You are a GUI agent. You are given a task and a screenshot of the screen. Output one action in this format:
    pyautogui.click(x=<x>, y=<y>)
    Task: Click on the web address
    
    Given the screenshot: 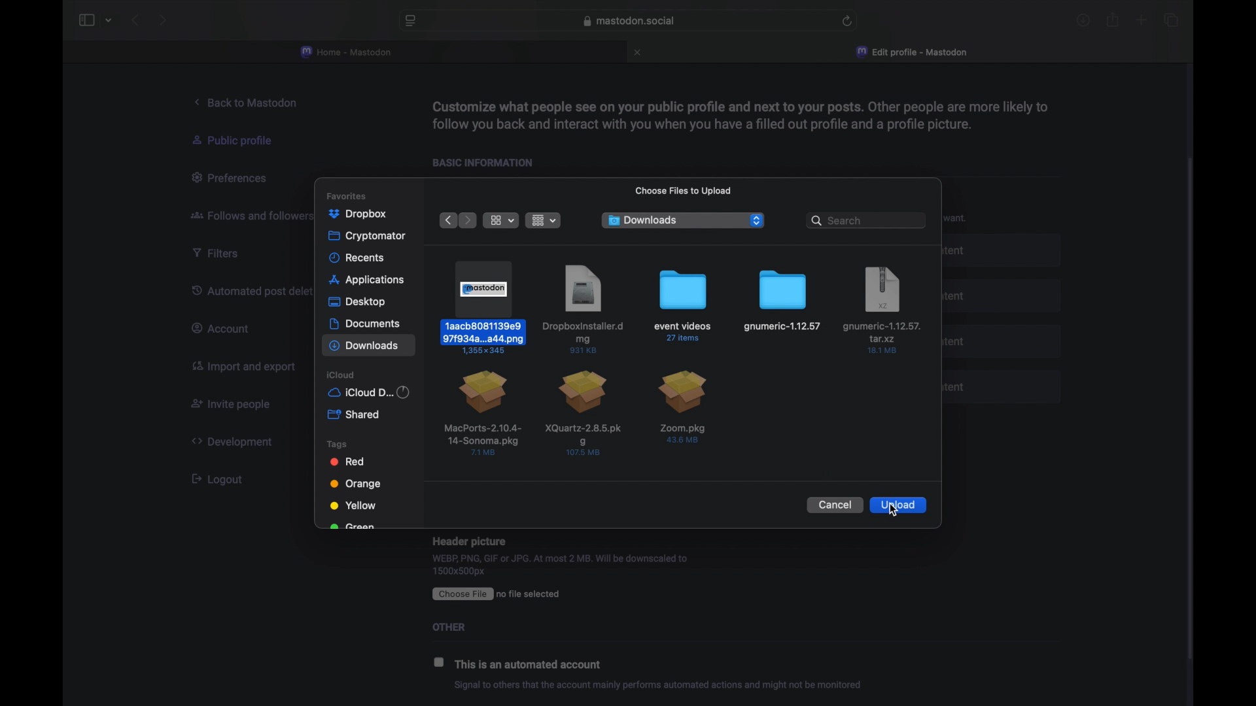 What is the action you would take?
    pyautogui.click(x=629, y=21)
    